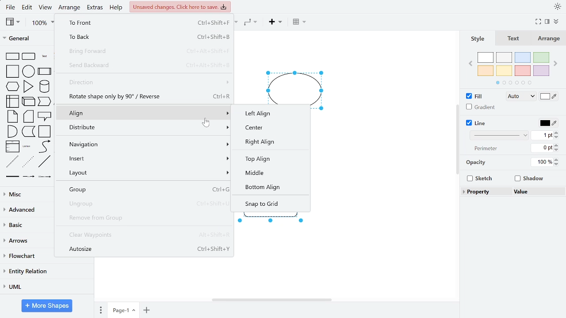 Image resolution: width=566 pixels, height=318 pixels. Describe the element at coordinates (45, 178) in the screenshot. I see `Connector with 2 label` at that location.